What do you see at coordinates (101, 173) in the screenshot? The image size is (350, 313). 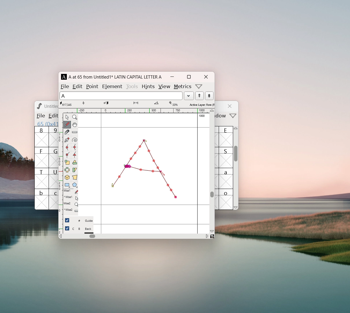 I see `left side bearing` at bounding box center [101, 173].